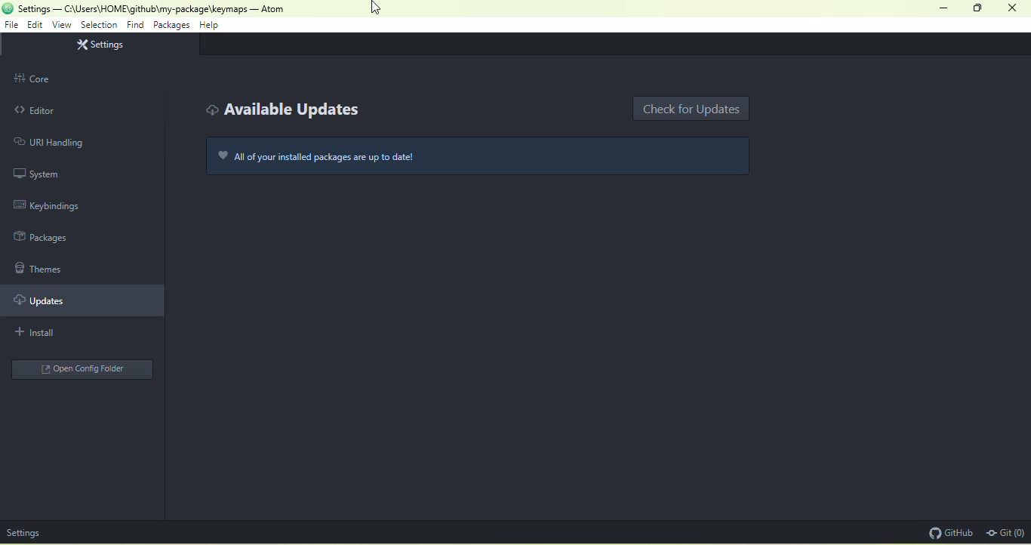 The image size is (1031, 545). Describe the element at coordinates (61, 26) in the screenshot. I see `view` at that location.